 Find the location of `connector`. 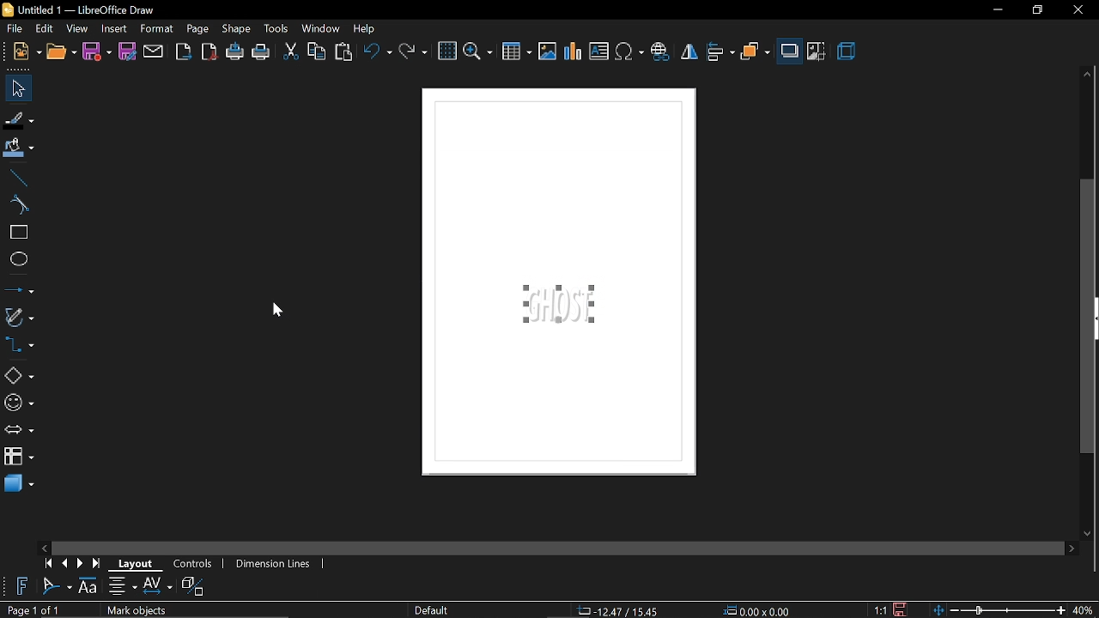

connector is located at coordinates (20, 345).